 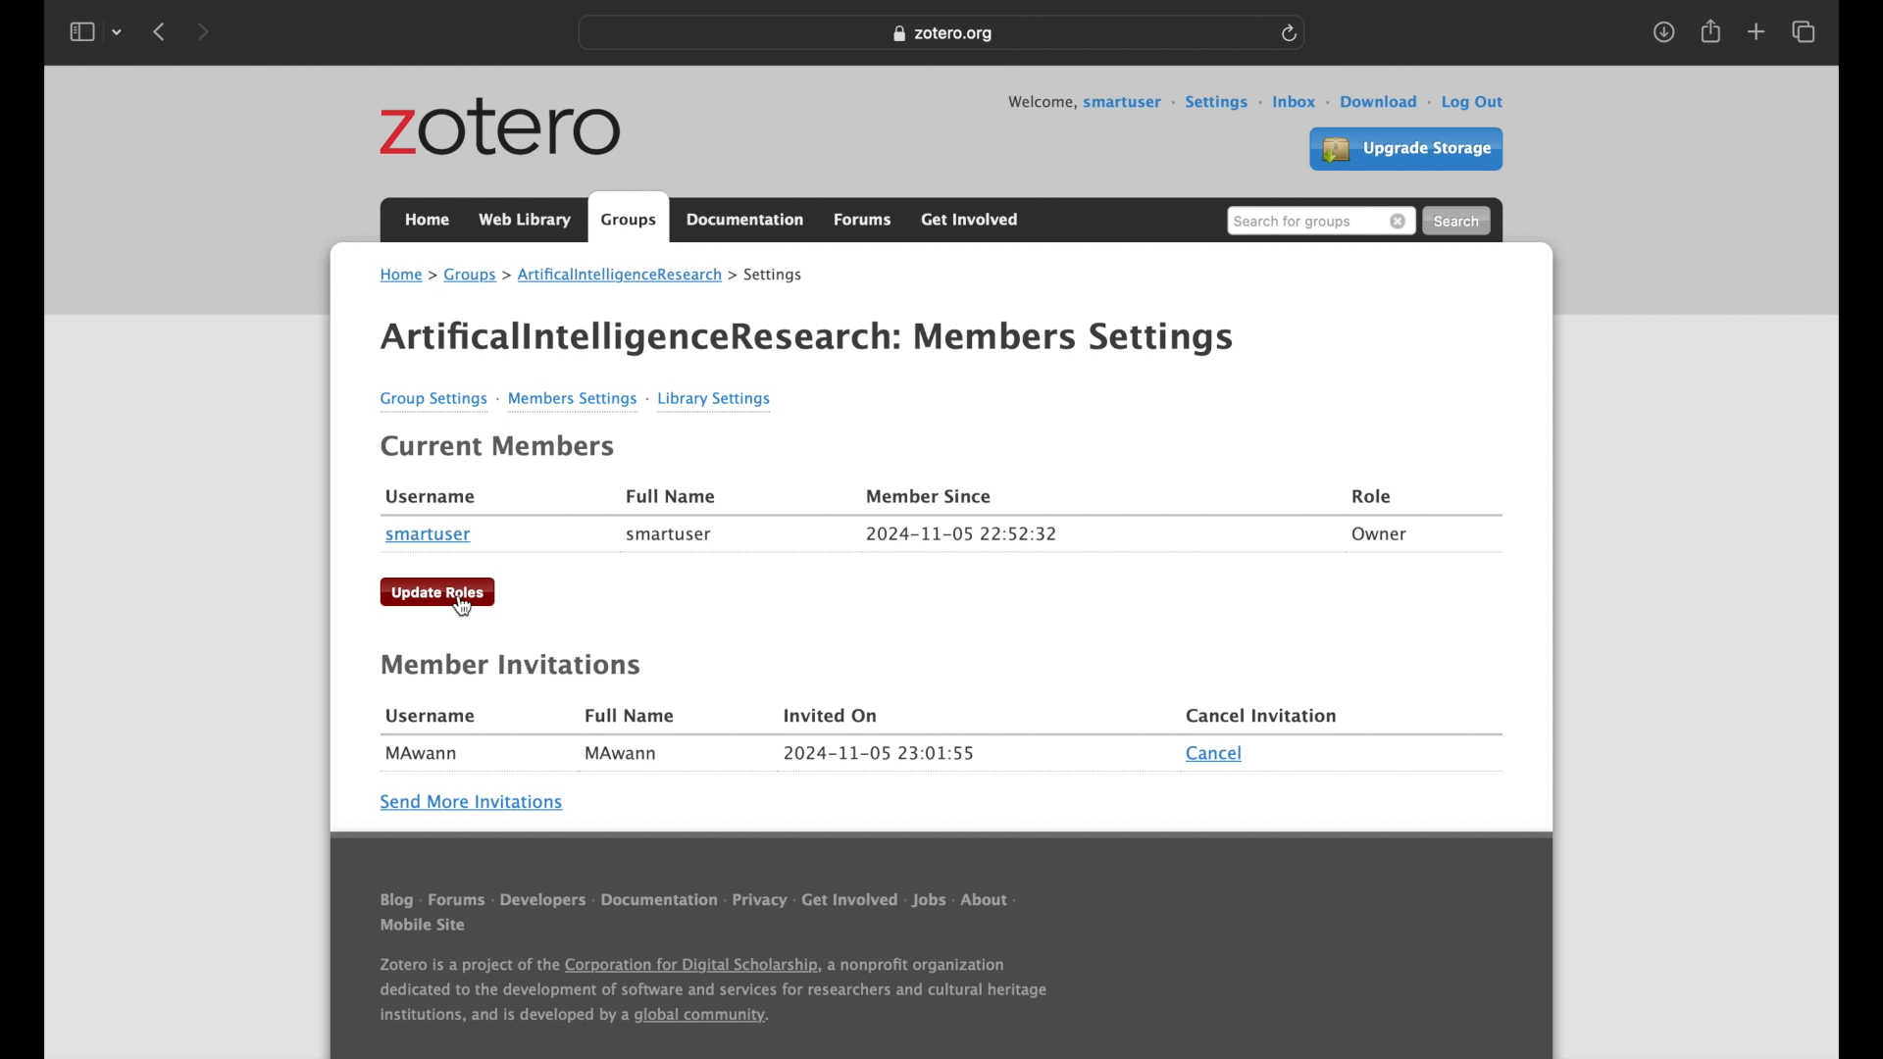 What do you see at coordinates (1385, 540) in the screenshot?
I see `Owner` at bounding box center [1385, 540].